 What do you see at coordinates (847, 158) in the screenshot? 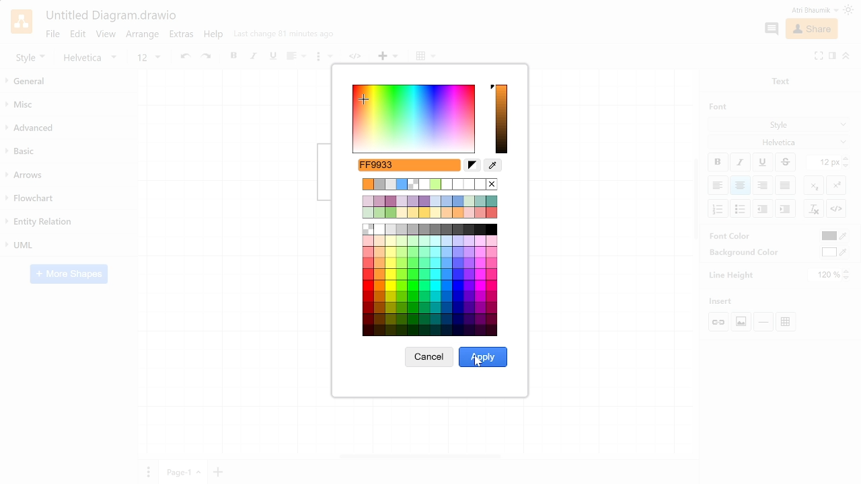
I see `Increase font size` at bounding box center [847, 158].